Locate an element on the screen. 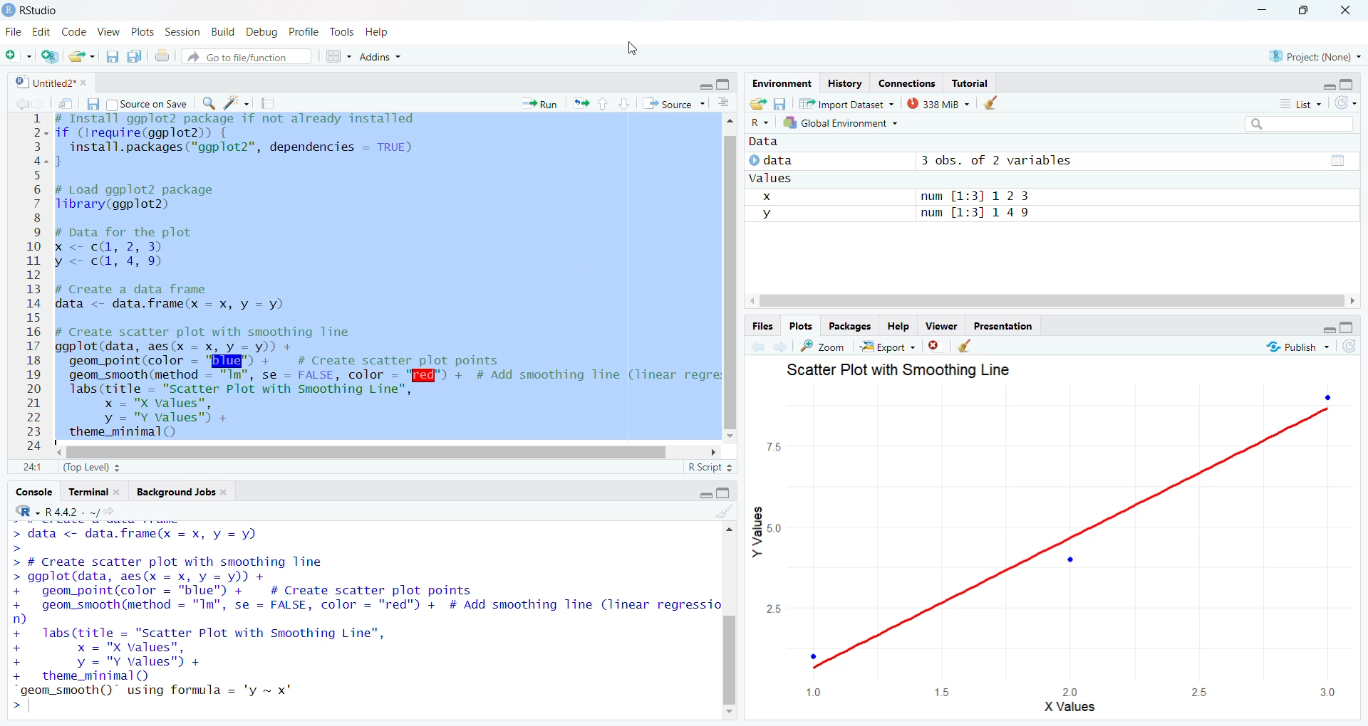 This screenshot has height=726, width=1368. List  is located at coordinates (1302, 105).